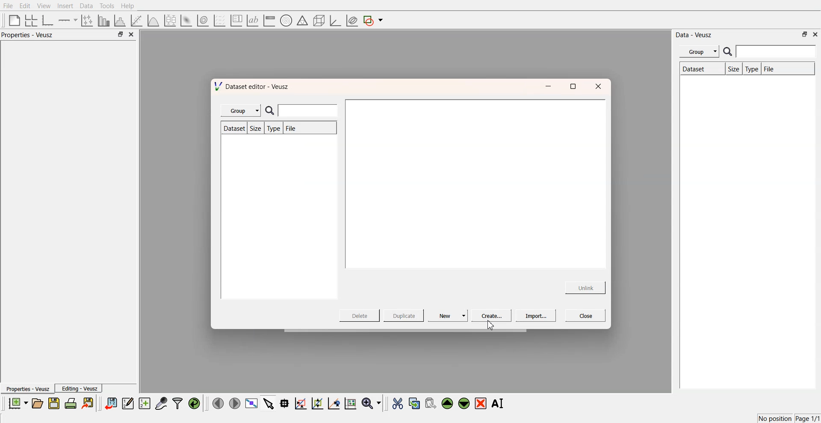 The width and height of the screenshot is (821, 423). I want to click on histogram, so click(121, 20).